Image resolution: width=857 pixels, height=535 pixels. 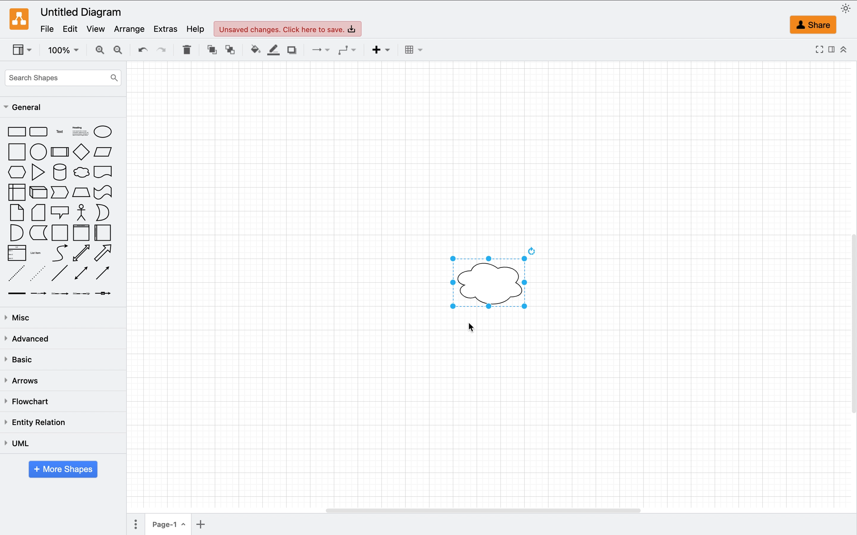 What do you see at coordinates (81, 152) in the screenshot?
I see `diamond` at bounding box center [81, 152].